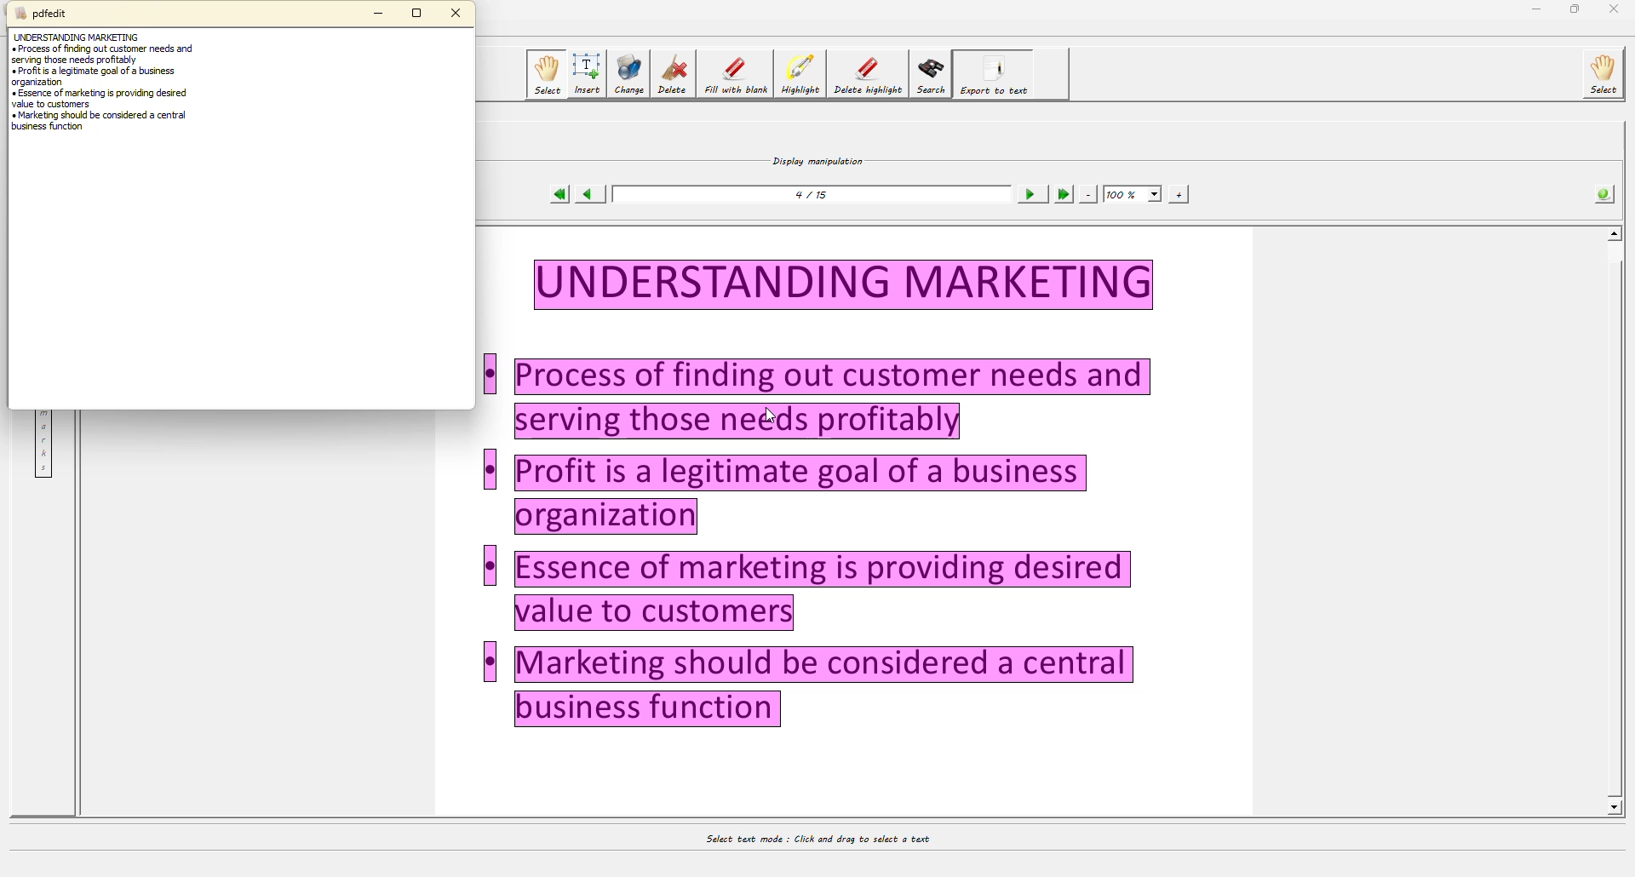  What do you see at coordinates (1179, 193) in the screenshot?
I see `zoom in` at bounding box center [1179, 193].